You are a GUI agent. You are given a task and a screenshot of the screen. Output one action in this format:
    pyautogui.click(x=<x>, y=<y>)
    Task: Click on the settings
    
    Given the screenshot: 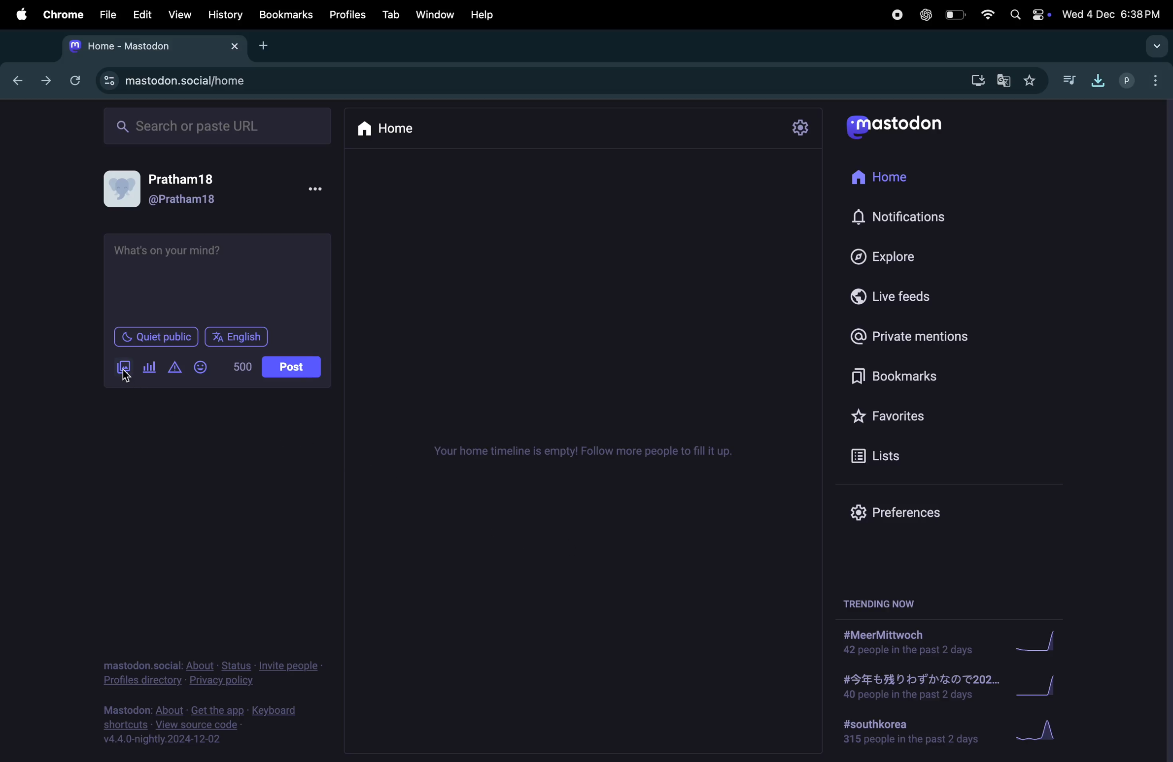 What is the action you would take?
    pyautogui.click(x=798, y=127)
    